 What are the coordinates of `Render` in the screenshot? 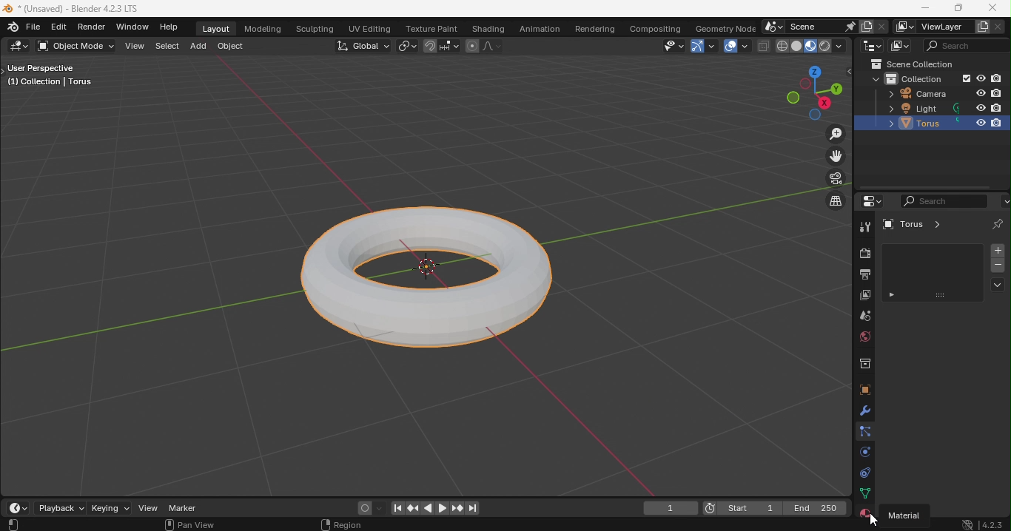 It's located at (861, 254).